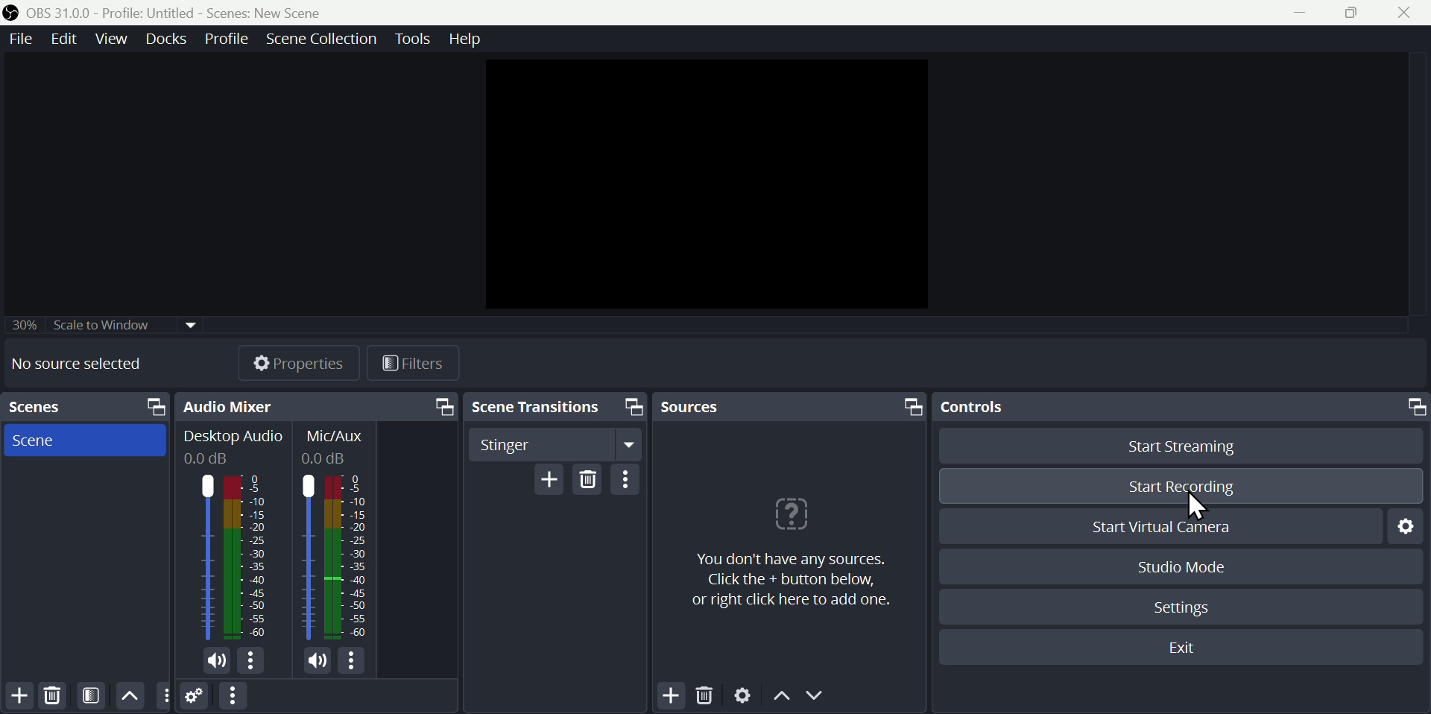 This screenshot has width=1431, height=714. Describe the element at coordinates (1405, 528) in the screenshot. I see `Settings` at that location.